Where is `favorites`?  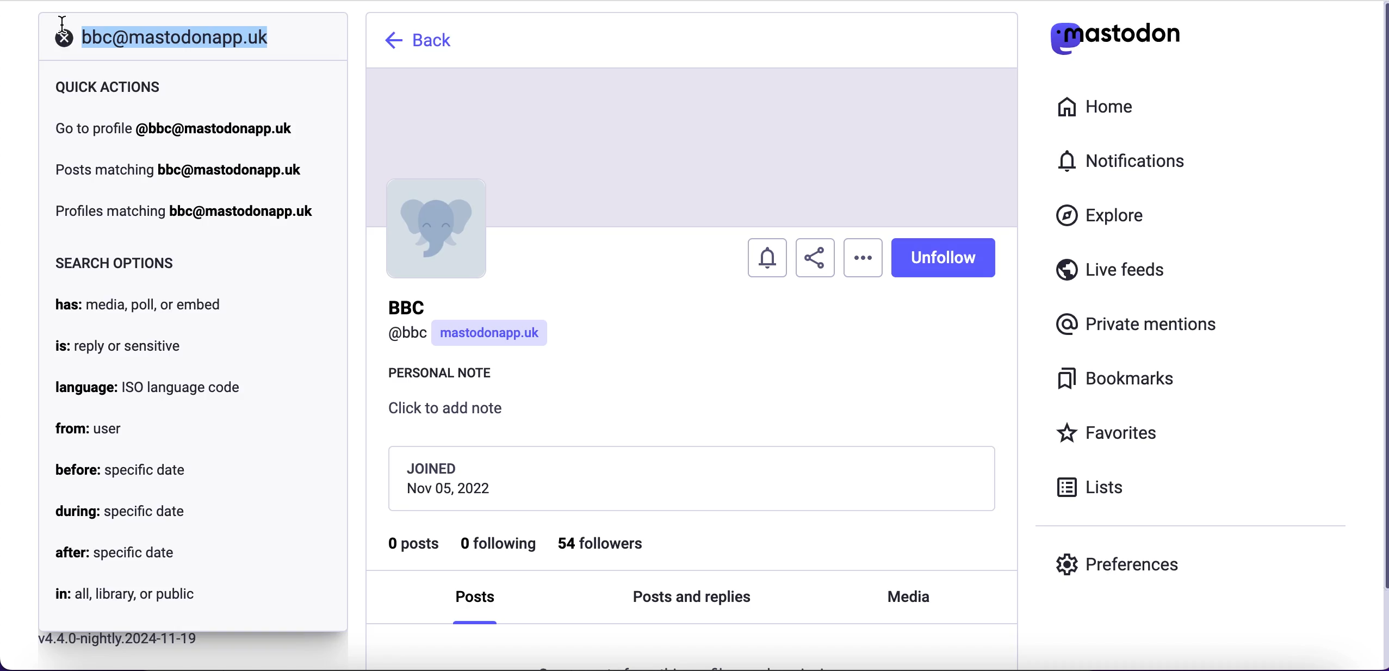 favorites is located at coordinates (1111, 434).